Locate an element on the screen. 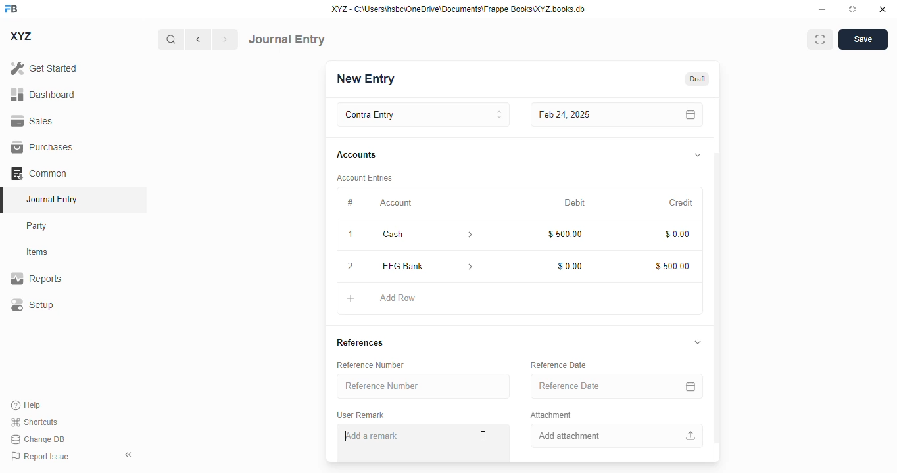 The height and width of the screenshot is (473, 897). account entries is located at coordinates (364, 178).